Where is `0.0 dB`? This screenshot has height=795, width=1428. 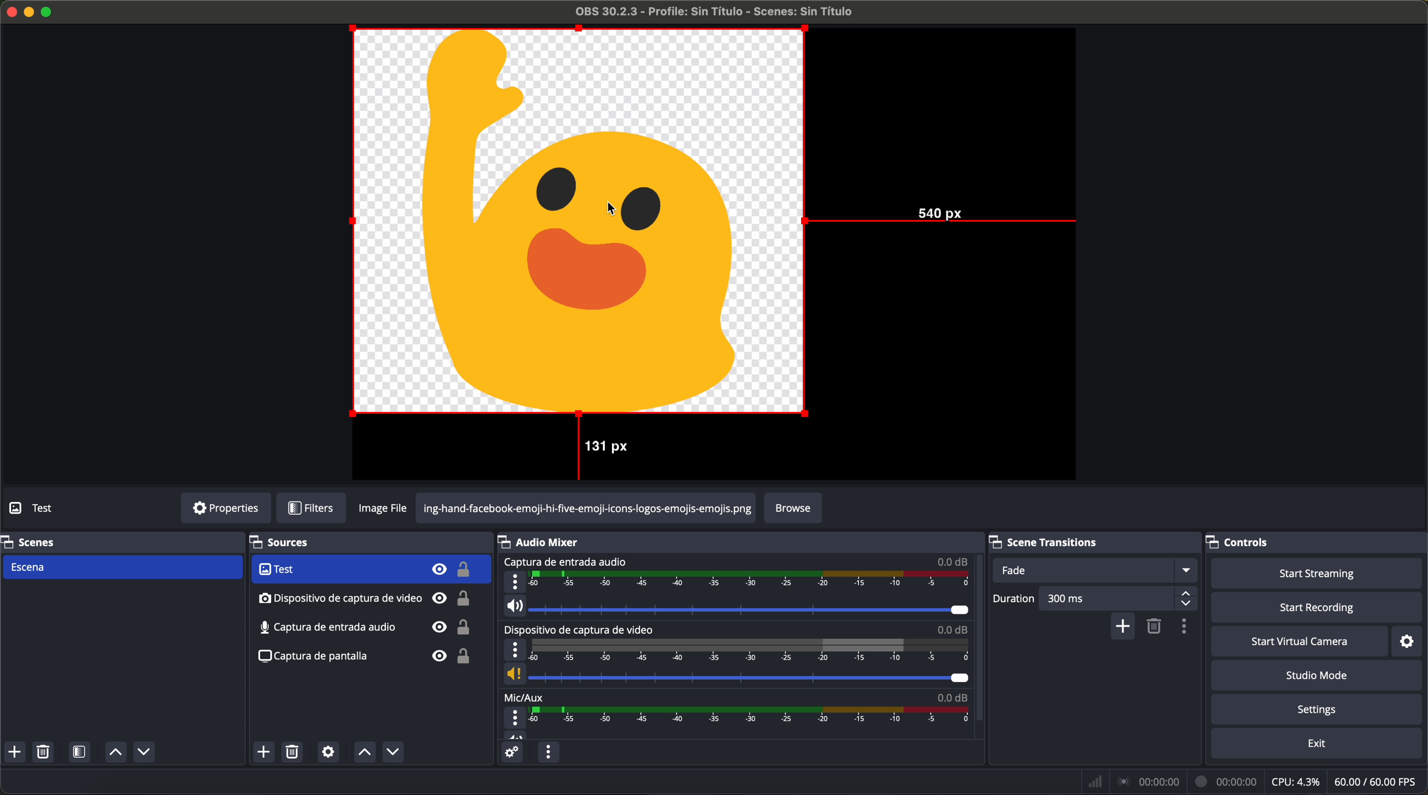 0.0 dB is located at coordinates (953, 629).